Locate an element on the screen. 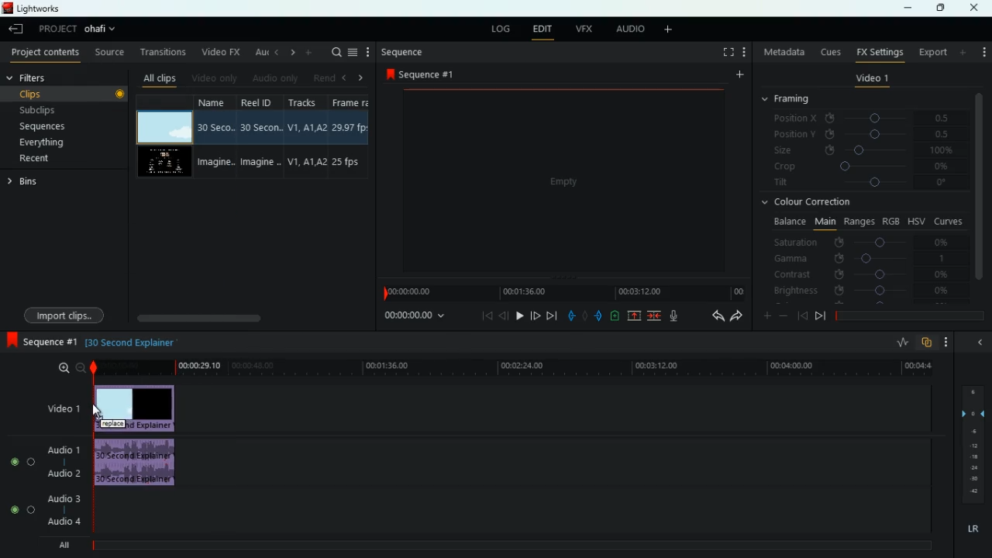 The image size is (992, 558). sequences is located at coordinates (51, 128).